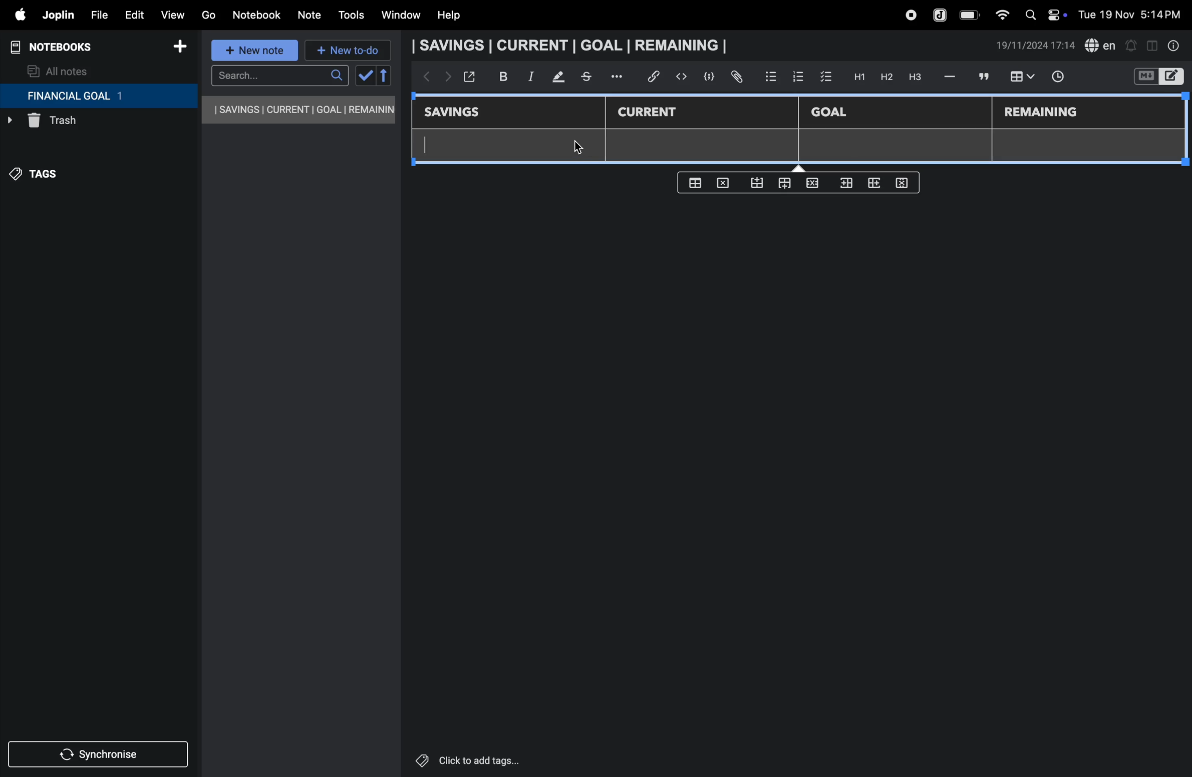  I want to click on heading 3, so click(915, 77).